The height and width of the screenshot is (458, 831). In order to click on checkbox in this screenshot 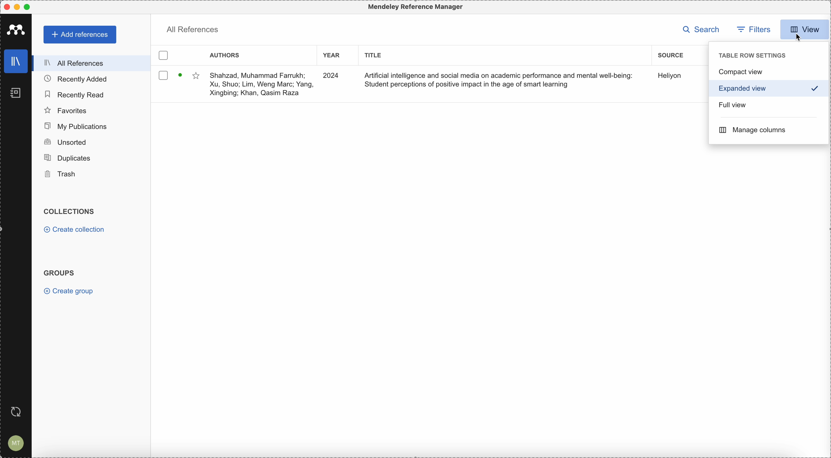, I will do `click(163, 75)`.